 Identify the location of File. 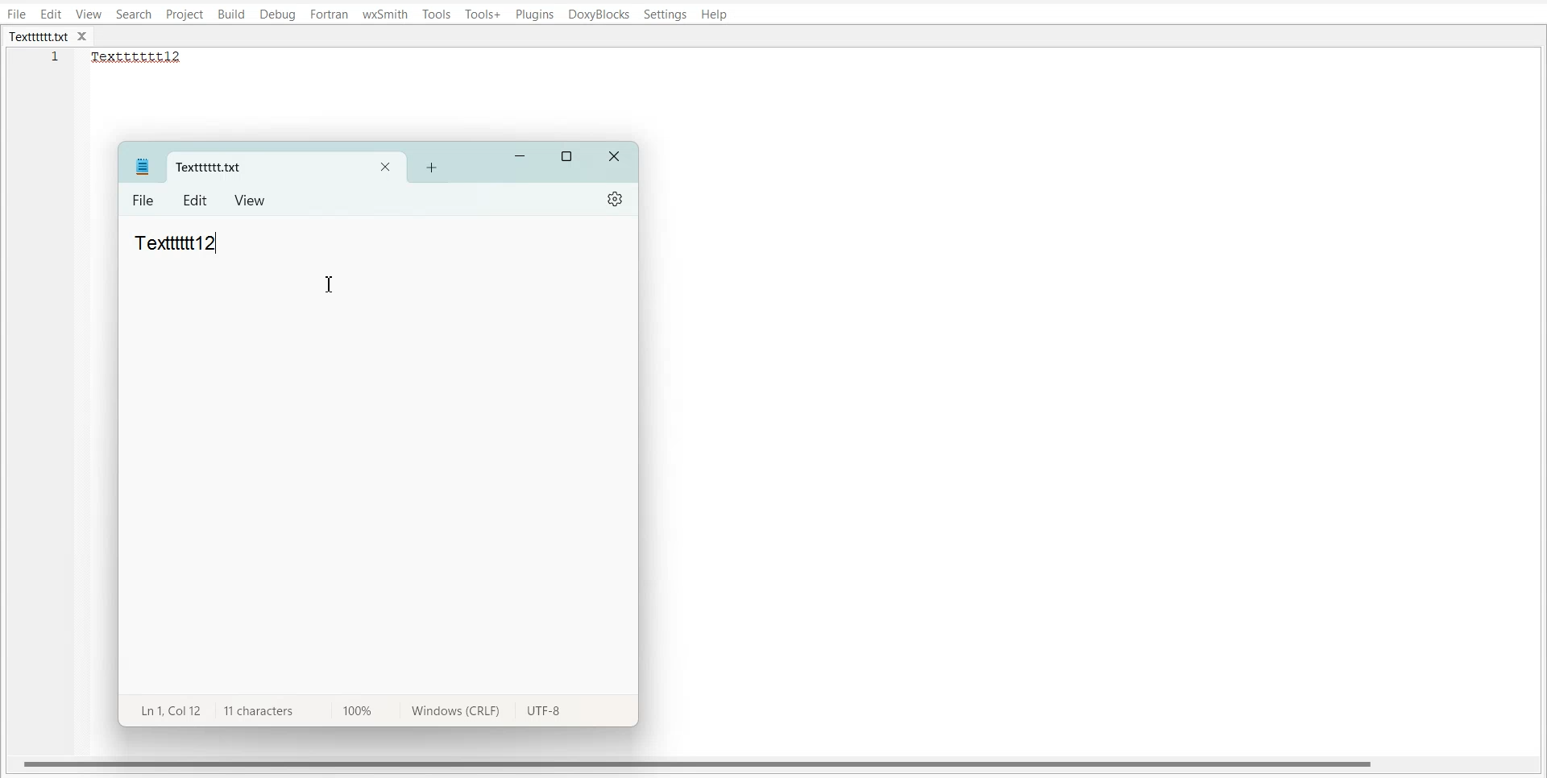
(16, 14).